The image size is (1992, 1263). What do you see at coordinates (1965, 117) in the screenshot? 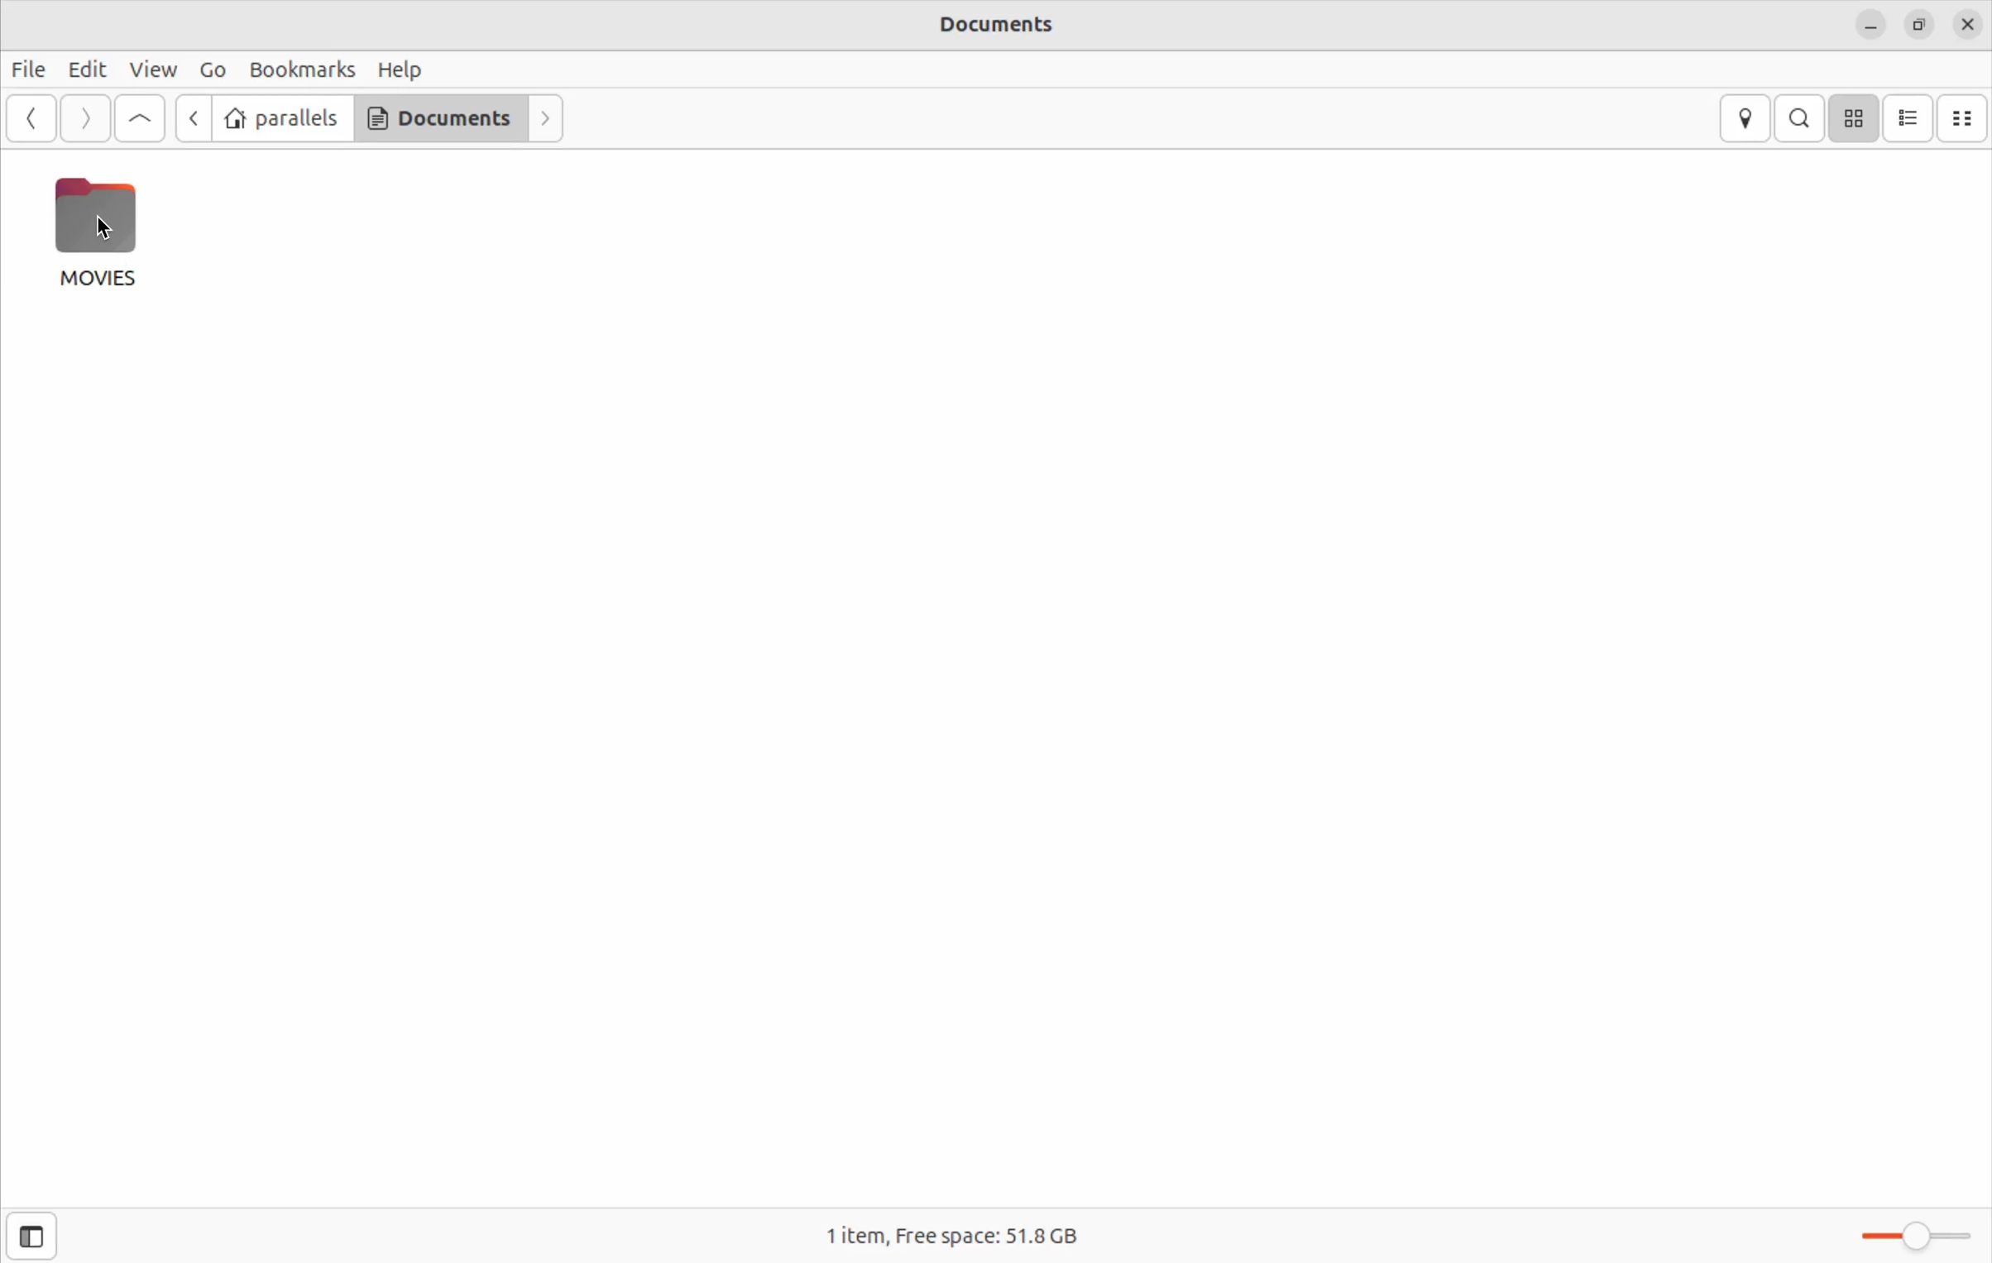
I see `Documents` at bounding box center [1965, 117].